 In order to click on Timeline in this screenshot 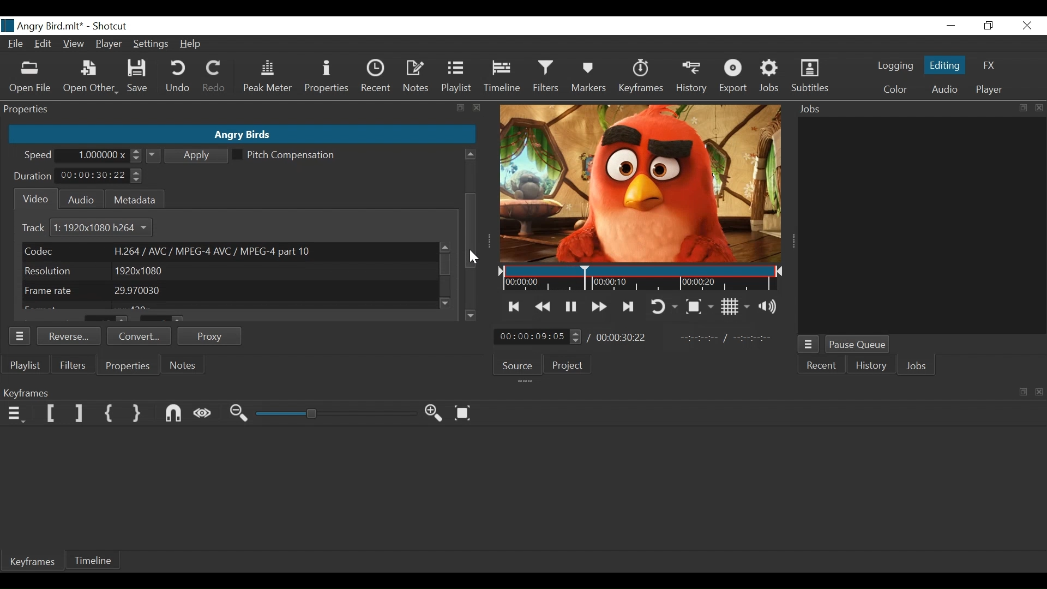, I will do `click(501, 79)`.